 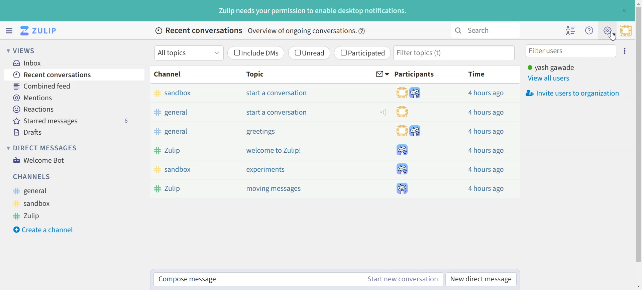 I want to click on 4 hours ago, so click(x=485, y=150).